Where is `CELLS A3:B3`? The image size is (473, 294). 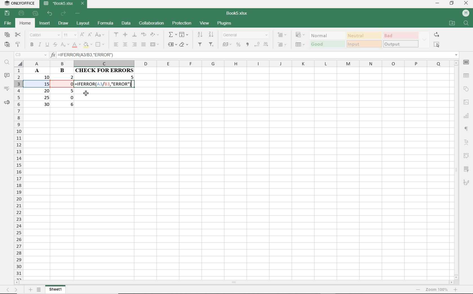
CELLS A3:B3 is located at coordinates (49, 87).